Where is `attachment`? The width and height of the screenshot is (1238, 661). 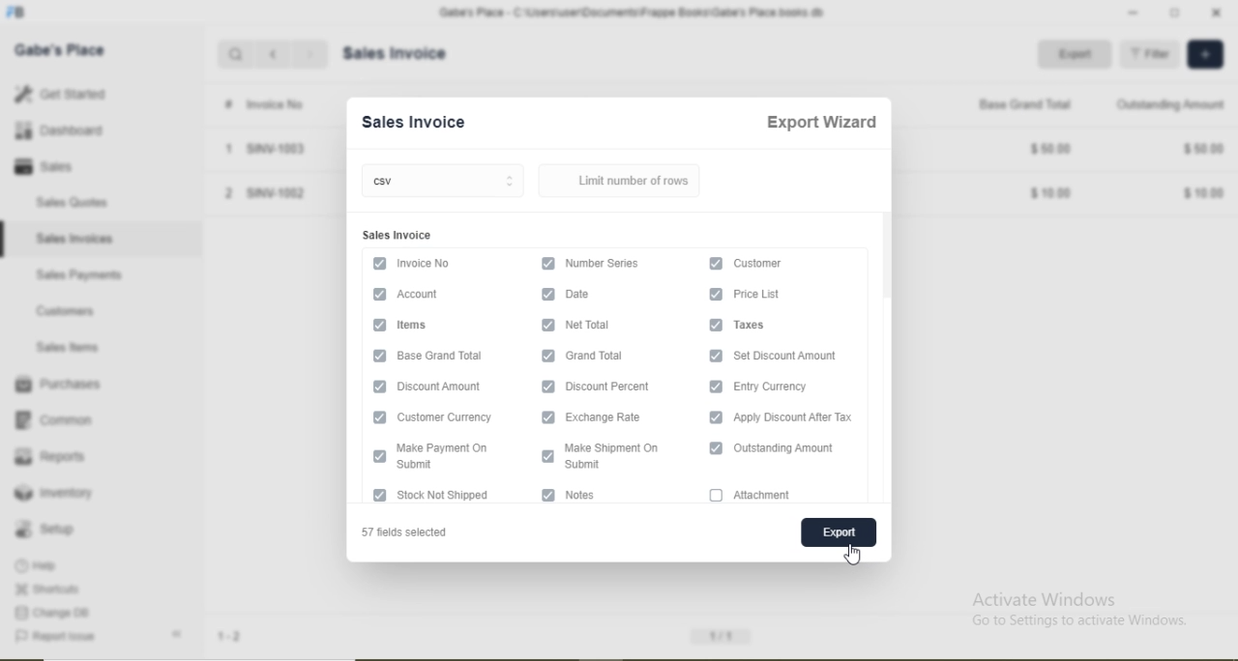 attachment is located at coordinates (773, 496).